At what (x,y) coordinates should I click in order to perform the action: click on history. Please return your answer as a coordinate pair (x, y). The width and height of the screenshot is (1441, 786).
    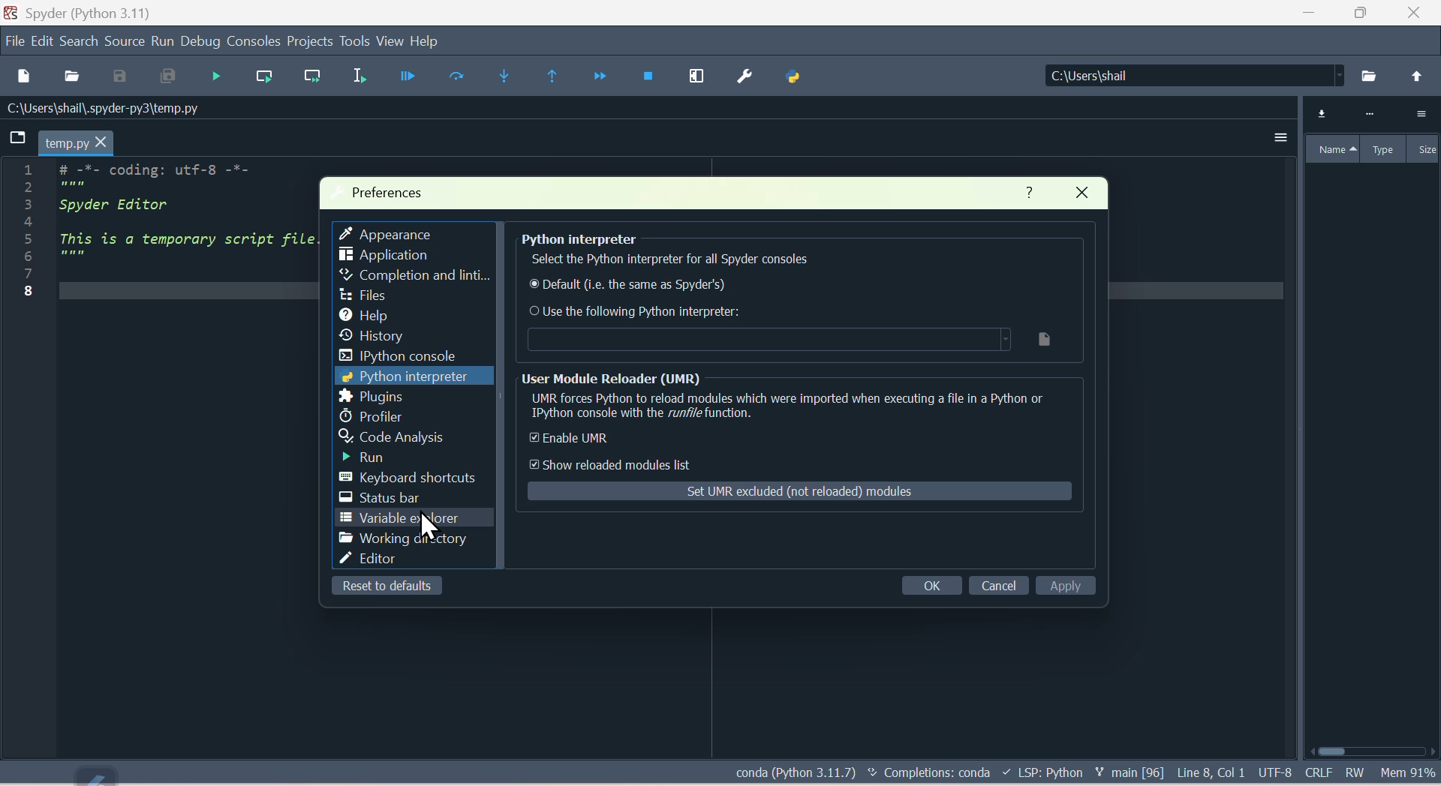
    Looking at the image, I should click on (369, 336).